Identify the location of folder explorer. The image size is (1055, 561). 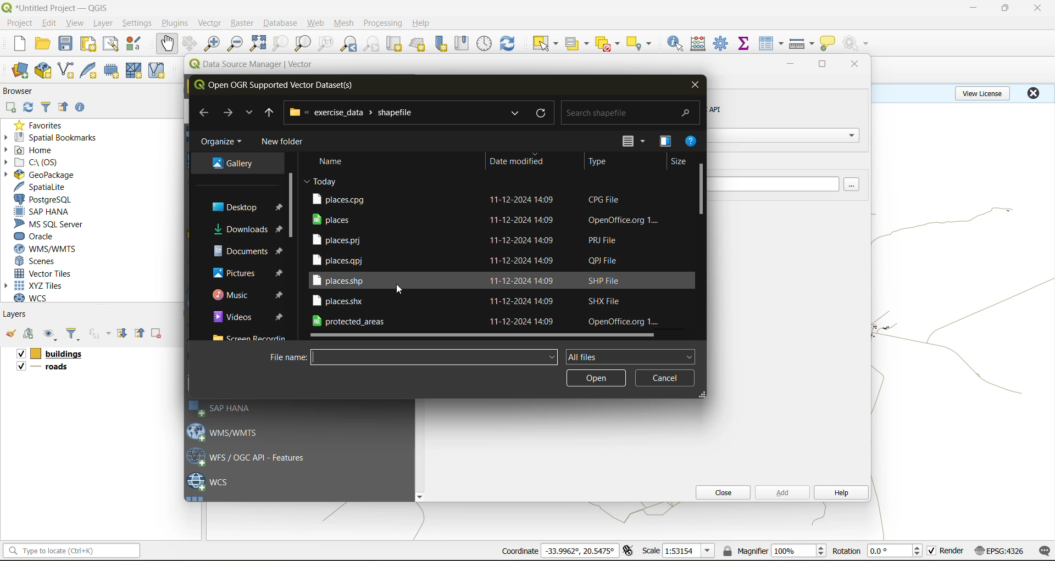
(232, 164).